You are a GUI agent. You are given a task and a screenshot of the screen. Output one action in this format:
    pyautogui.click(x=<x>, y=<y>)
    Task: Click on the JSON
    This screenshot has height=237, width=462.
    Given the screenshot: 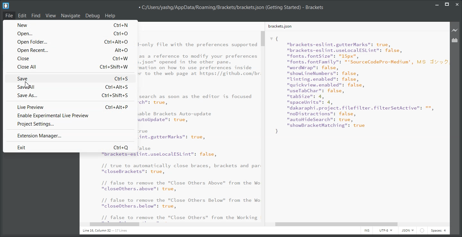 What is the action you would take?
    pyautogui.click(x=408, y=231)
    